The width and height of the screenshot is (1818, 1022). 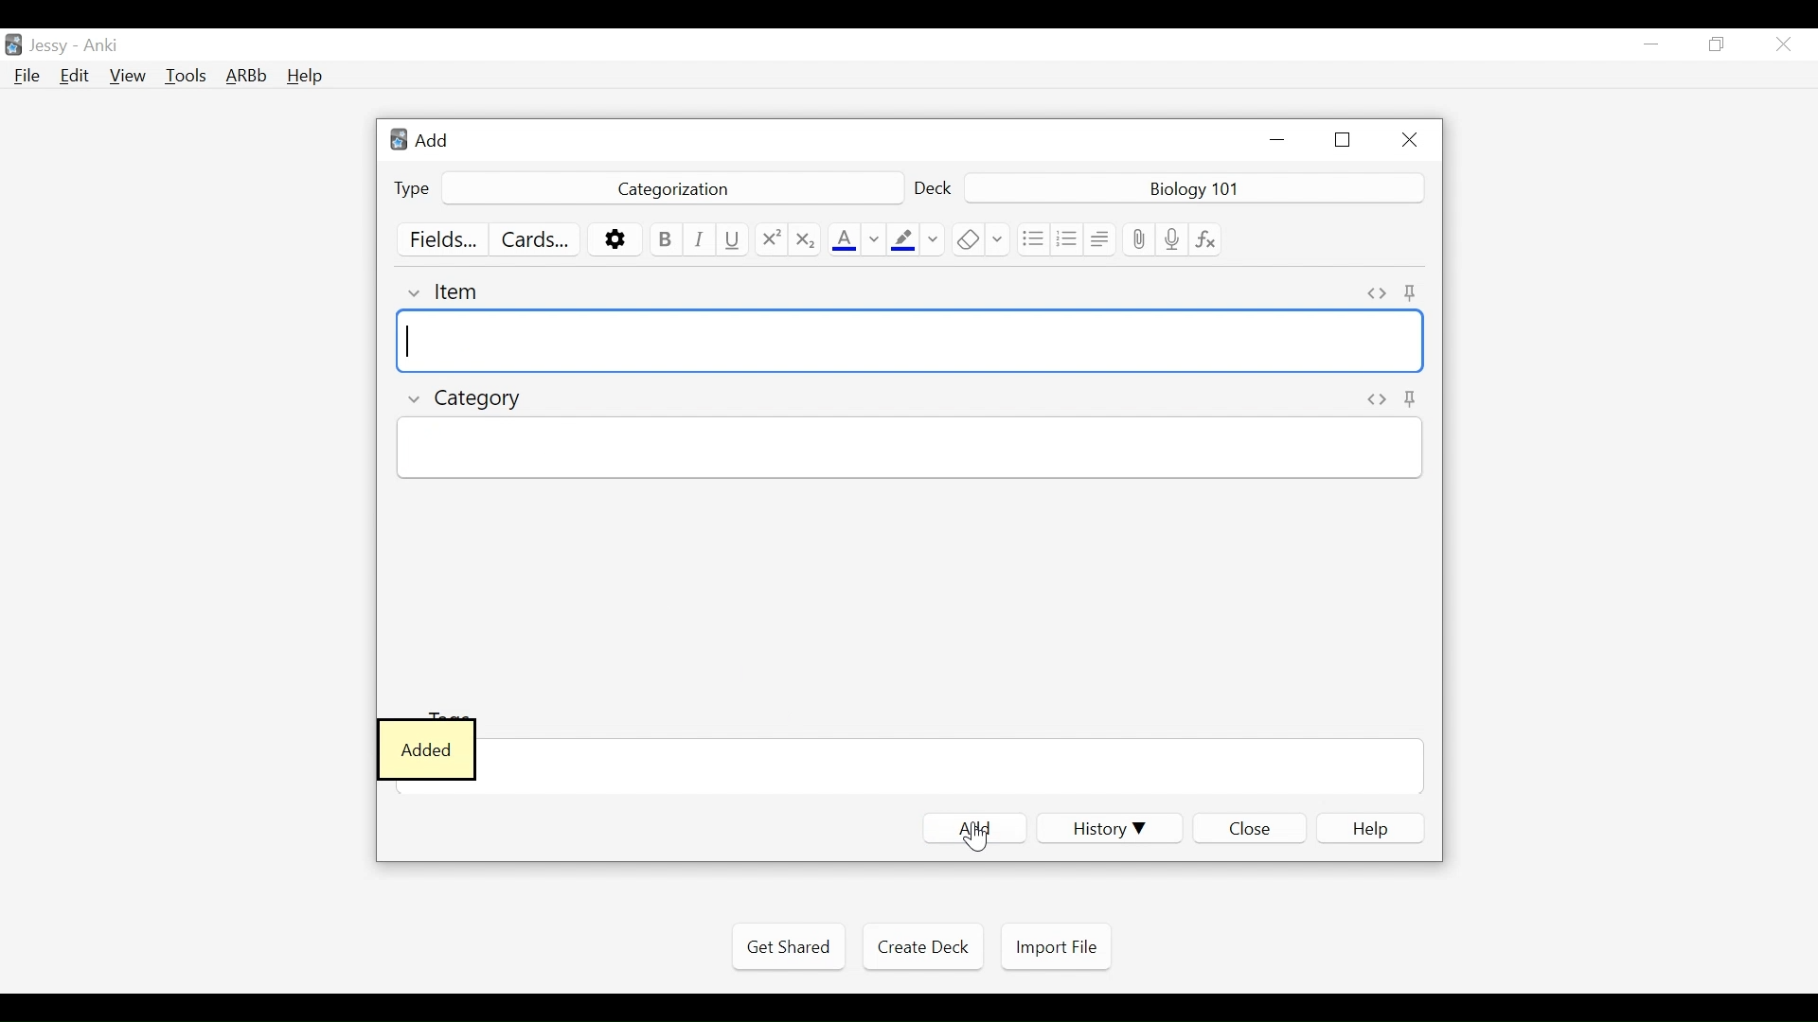 What do you see at coordinates (129, 76) in the screenshot?
I see `View` at bounding box center [129, 76].